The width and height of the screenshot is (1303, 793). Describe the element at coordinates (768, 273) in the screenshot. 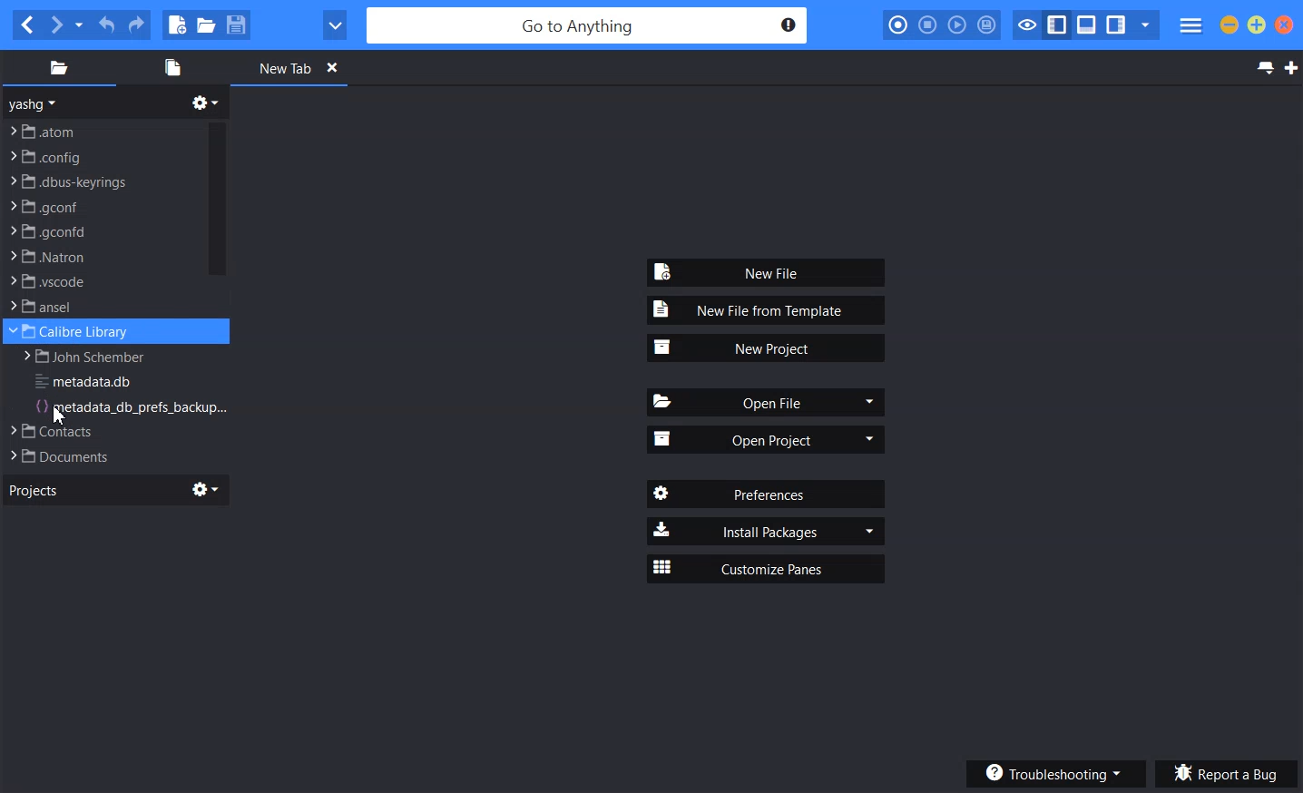

I see `New File` at that location.